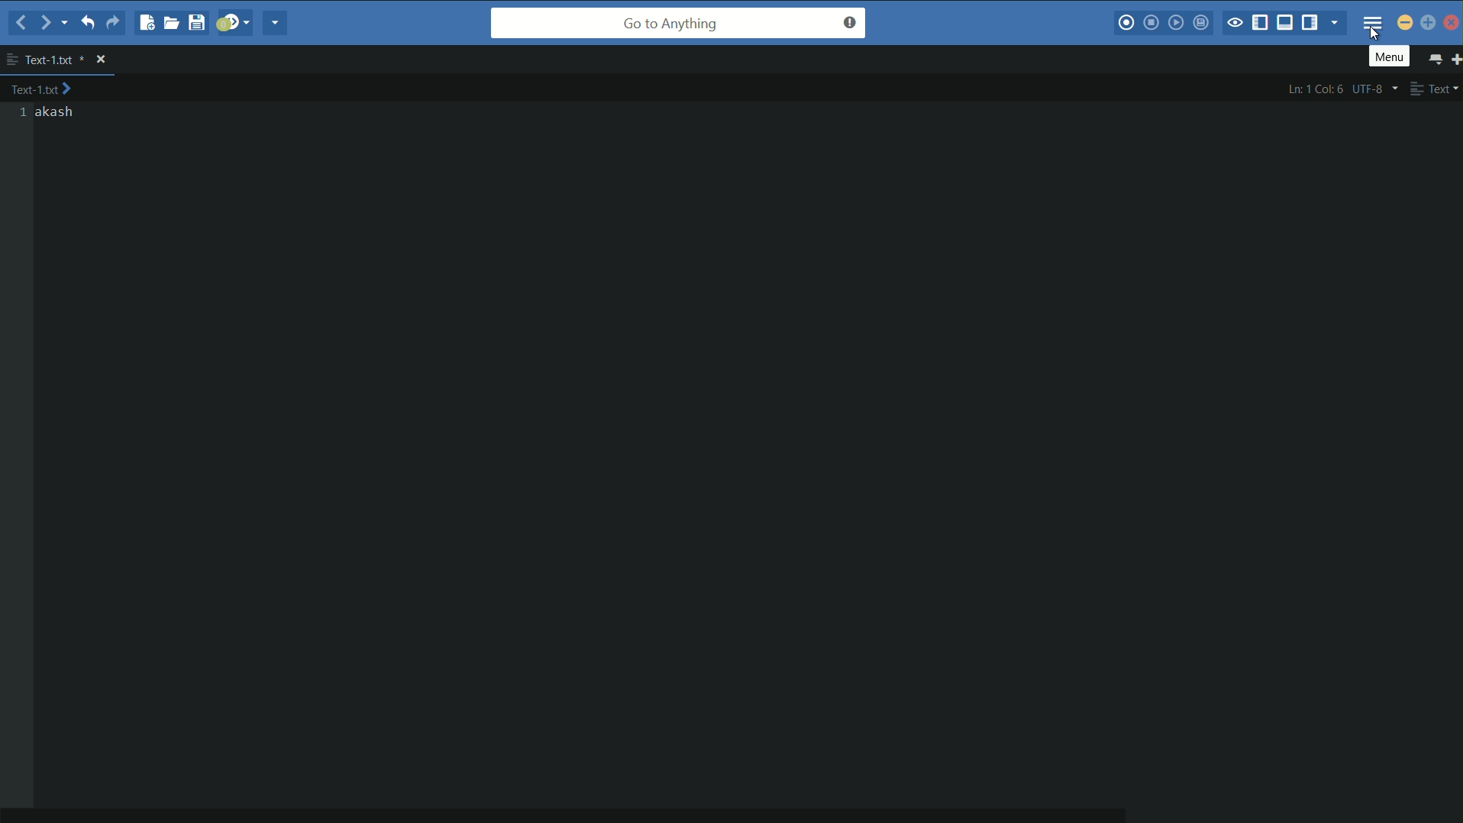 The image size is (1463, 823). I want to click on share current file, so click(274, 23).